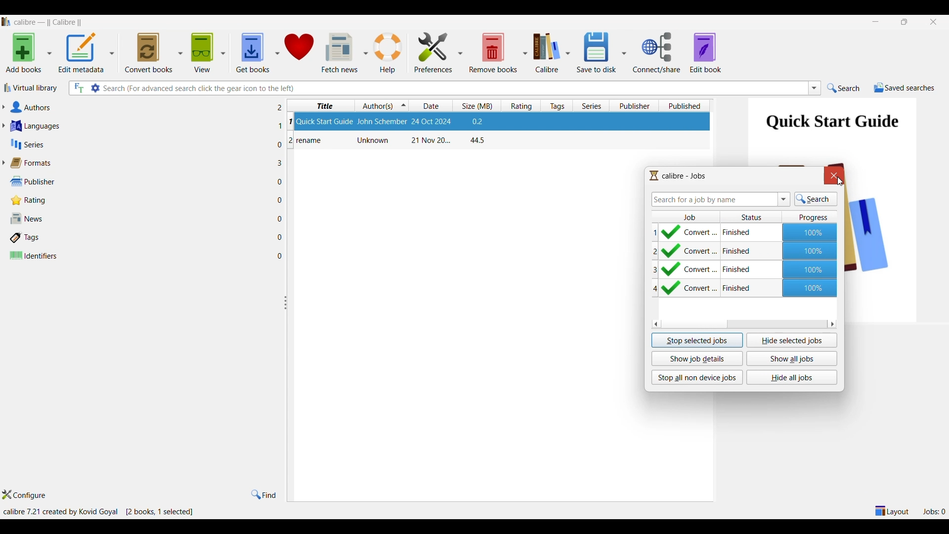 This screenshot has width=949, height=534. I want to click on Title column, so click(321, 106).